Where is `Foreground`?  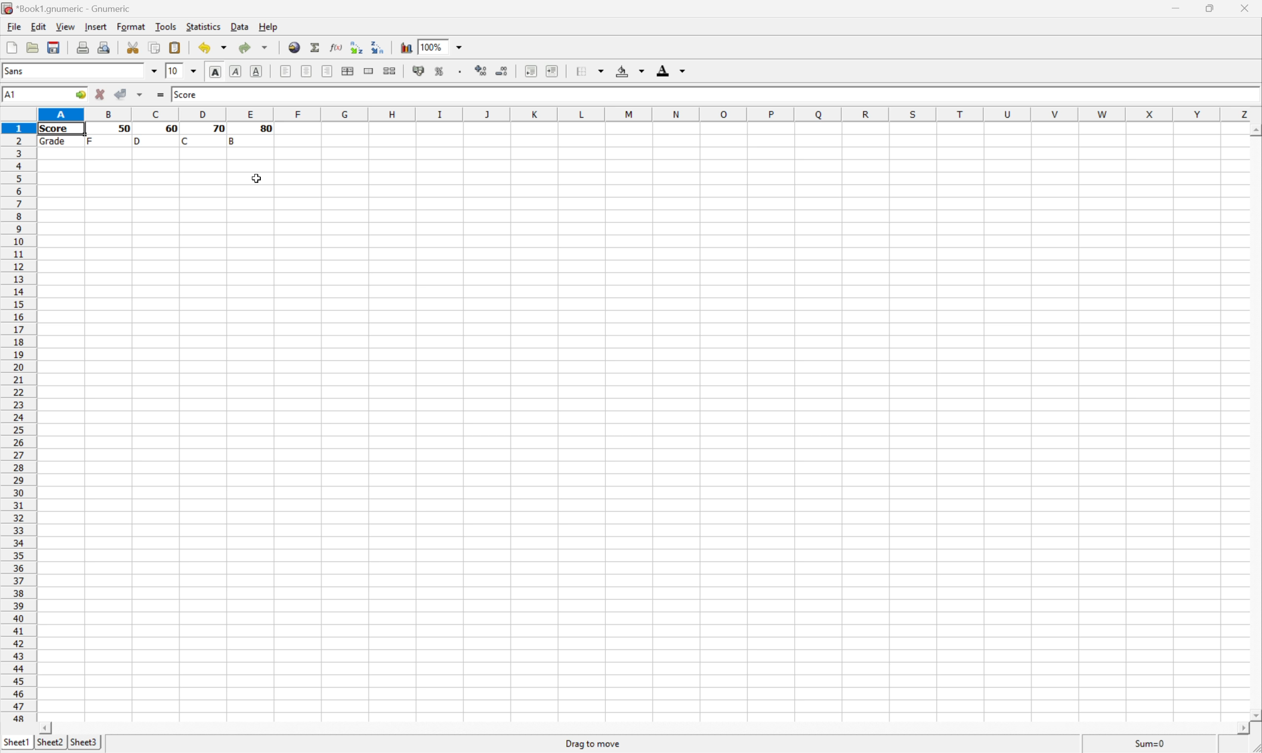
Foreground is located at coordinates (668, 70).